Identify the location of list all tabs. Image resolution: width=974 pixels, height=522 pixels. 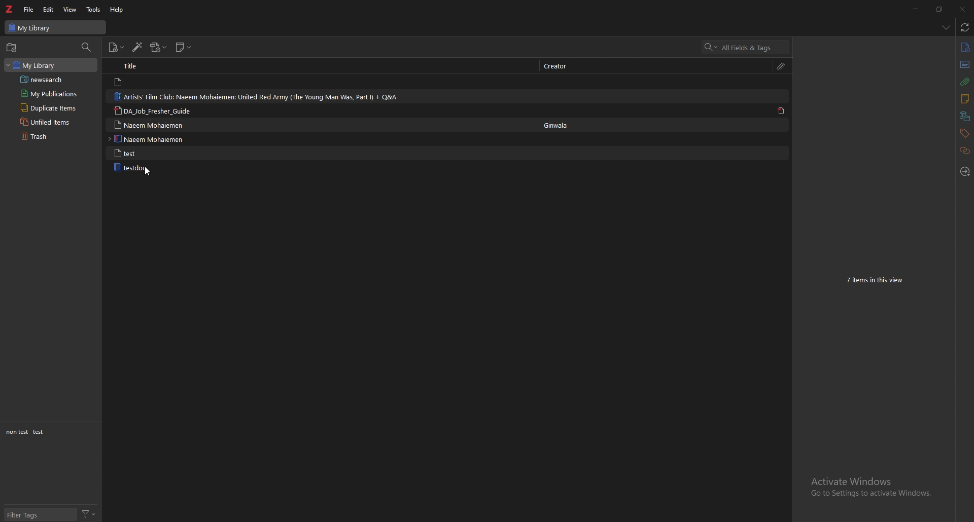
(946, 27).